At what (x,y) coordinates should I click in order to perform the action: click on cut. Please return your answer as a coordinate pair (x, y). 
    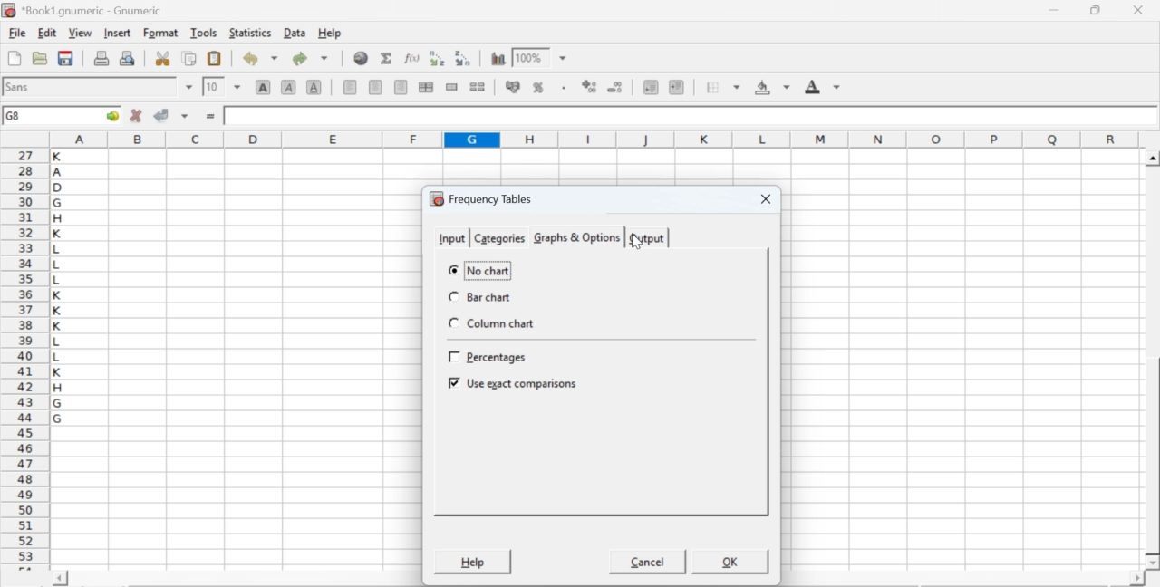
    Looking at the image, I should click on (162, 58).